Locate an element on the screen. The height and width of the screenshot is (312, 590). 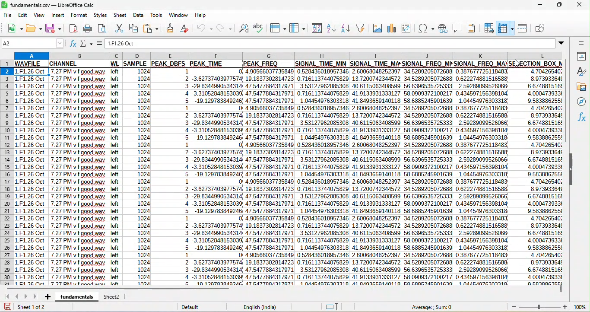
function wizard is located at coordinates (73, 44).